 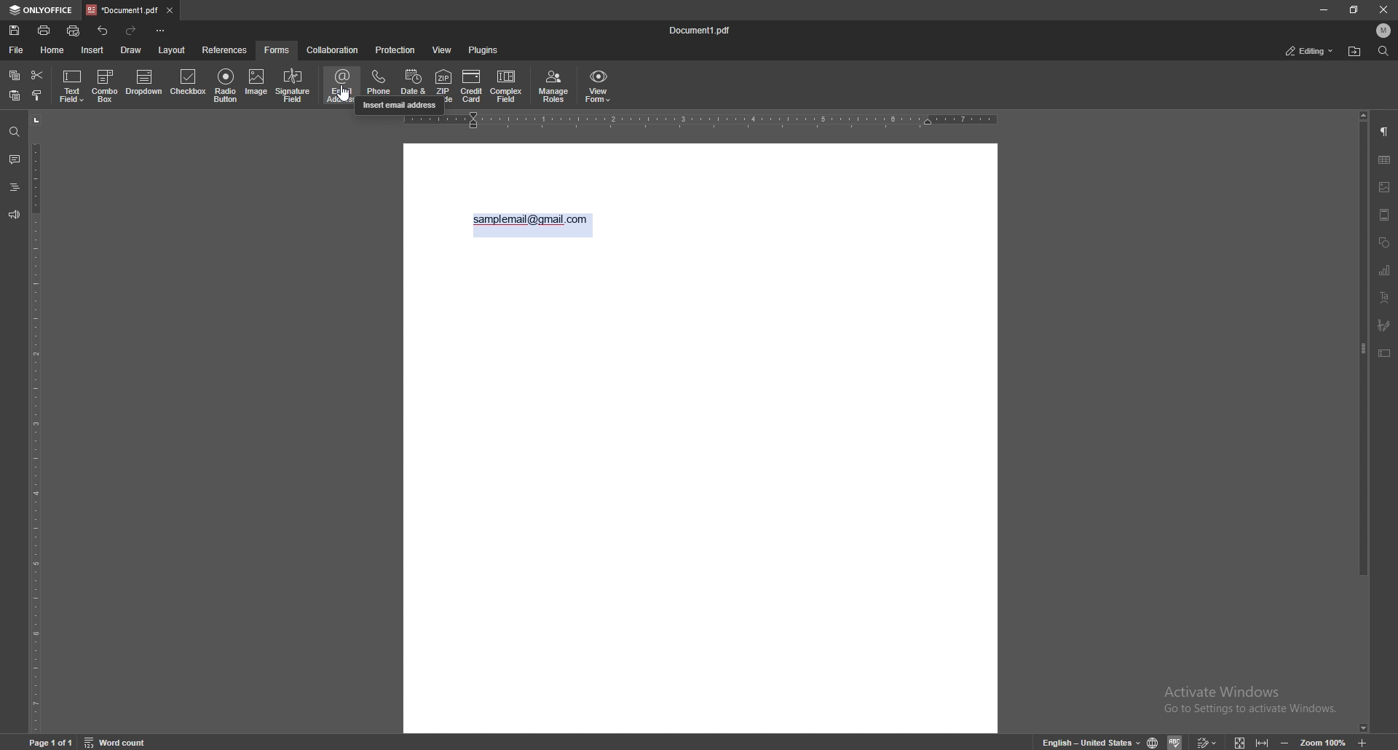 I want to click on onlyoffice, so click(x=42, y=10).